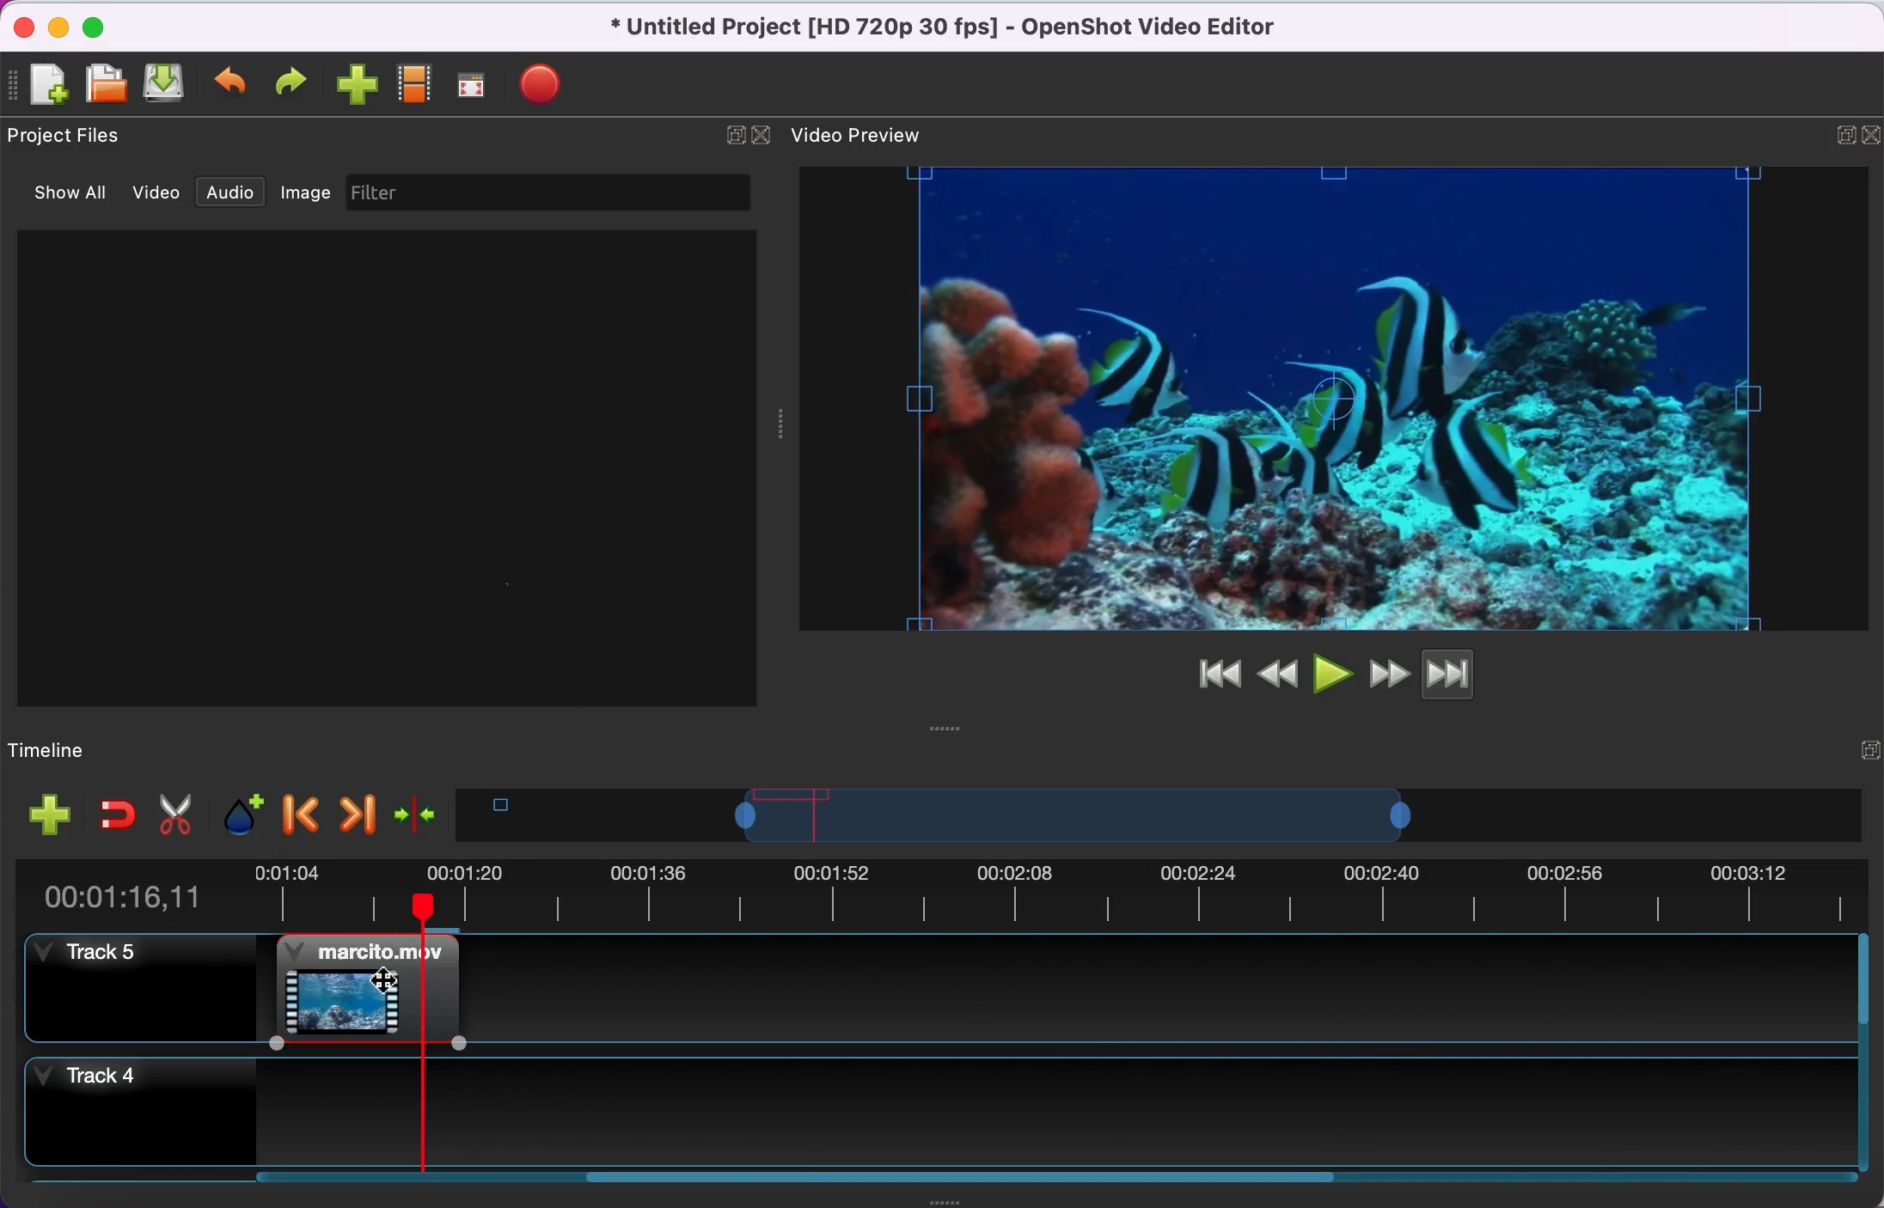 The width and height of the screenshot is (1884, 1208). I want to click on enable snapping, so click(112, 815).